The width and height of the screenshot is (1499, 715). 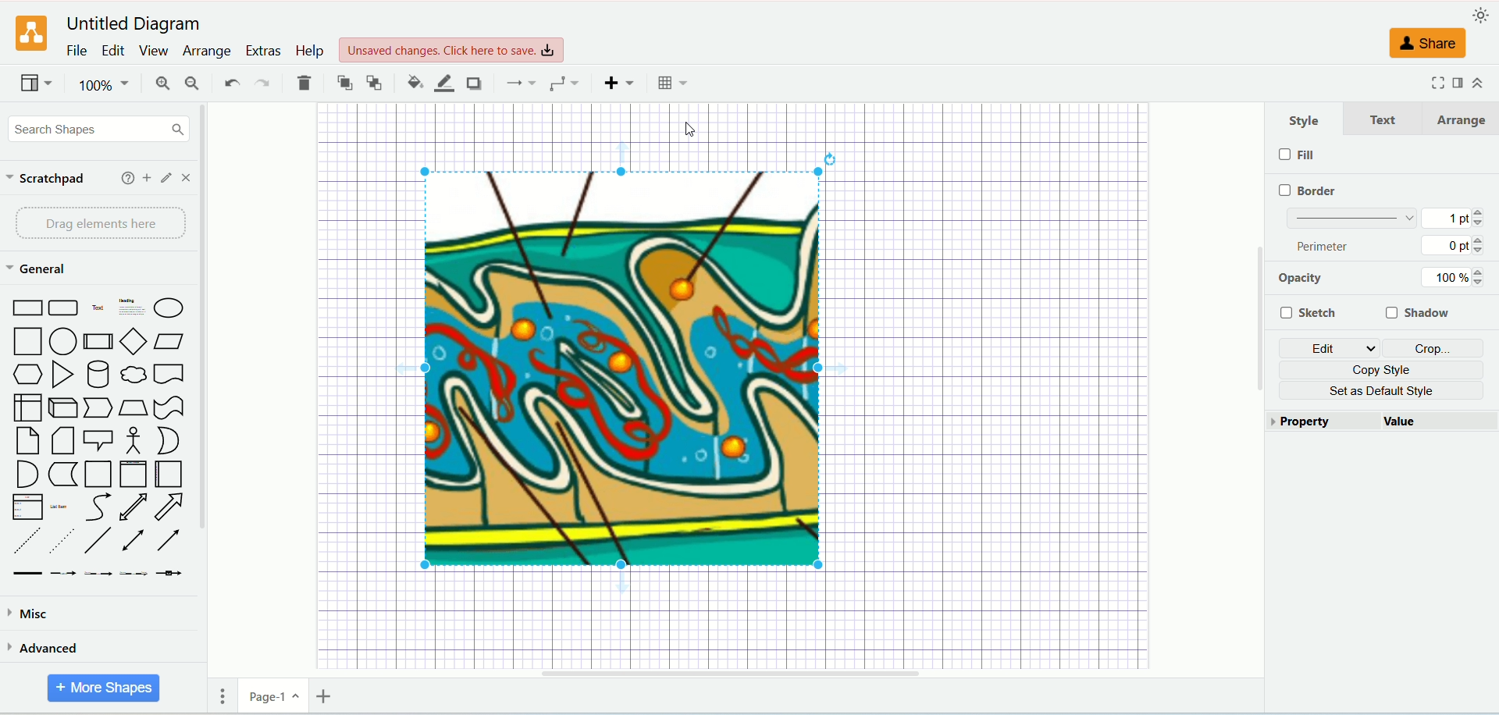 What do you see at coordinates (98, 343) in the screenshot?
I see `Process` at bounding box center [98, 343].